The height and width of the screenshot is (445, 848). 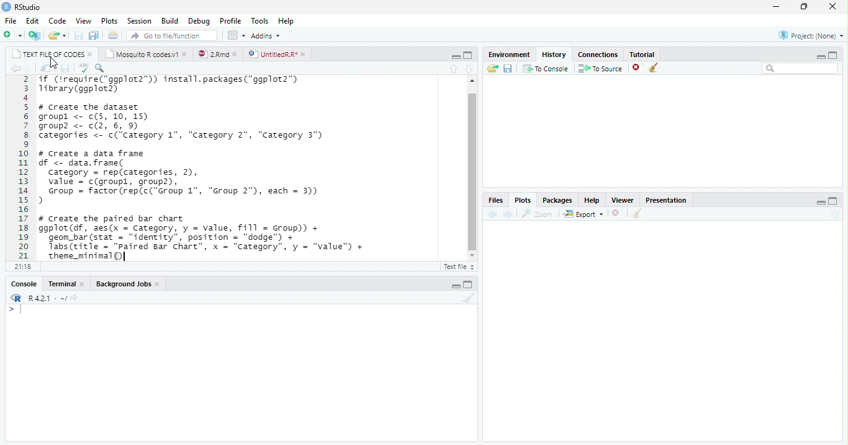 I want to click on scroll up, so click(x=472, y=81).